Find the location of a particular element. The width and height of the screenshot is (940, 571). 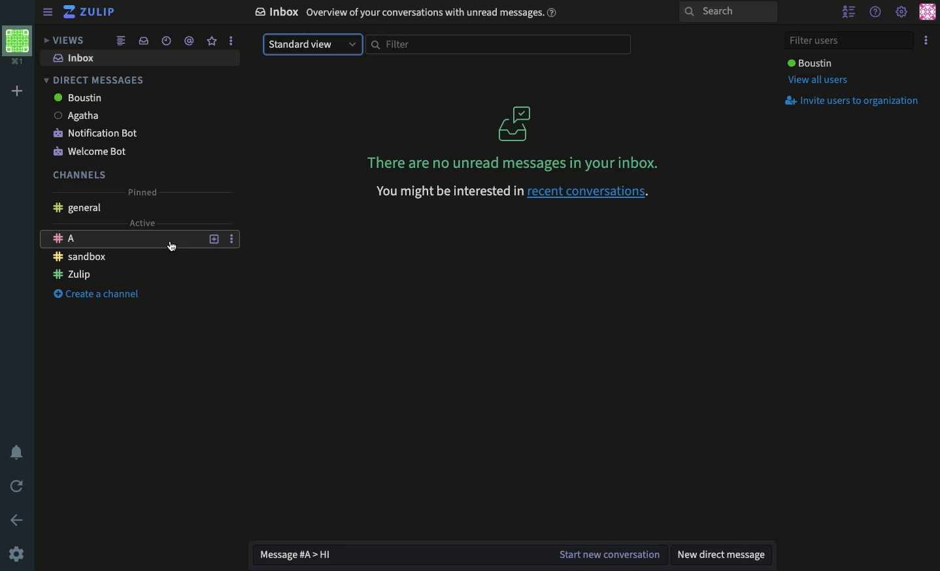

There are no unread messages in your inbox is located at coordinates (513, 140).